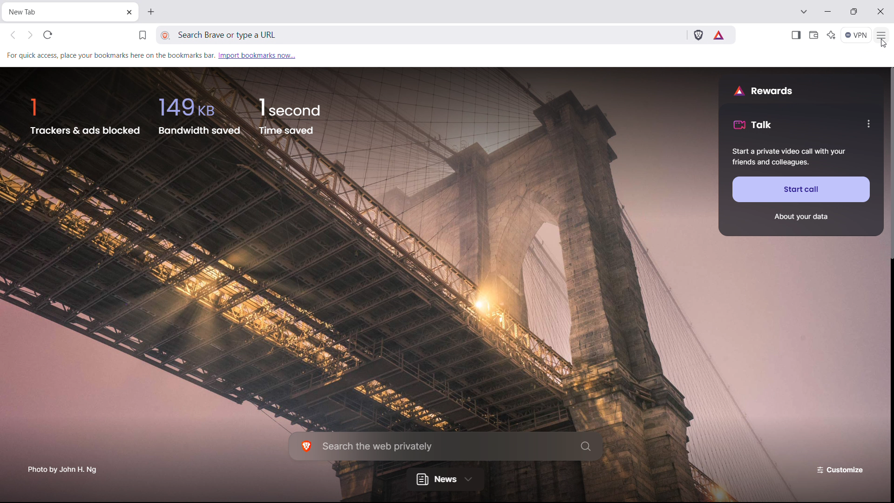 The width and height of the screenshot is (894, 503). I want to click on customize the page, so click(835, 471).